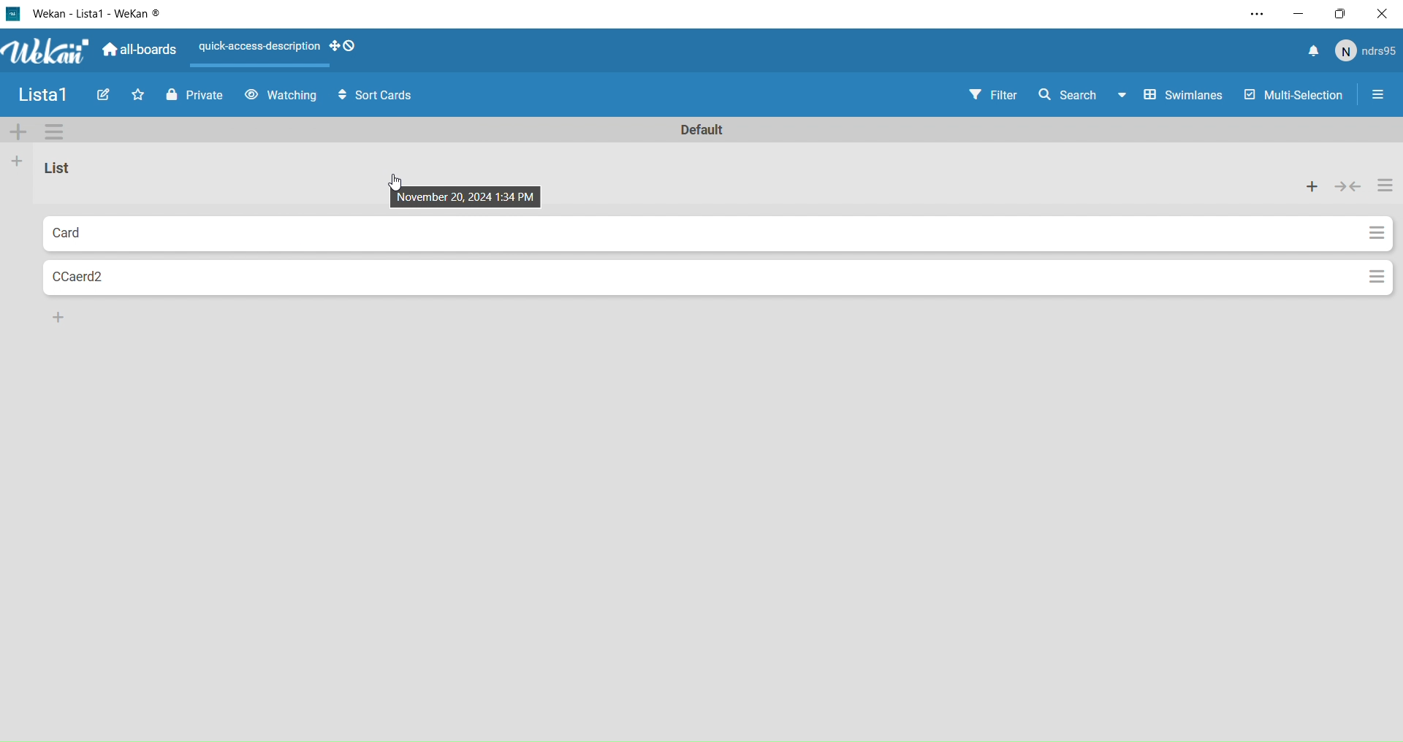 Image resolution: width=1403 pixels, height=742 pixels. Describe the element at coordinates (84, 15) in the screenshot. I see `Wekan` at that location.